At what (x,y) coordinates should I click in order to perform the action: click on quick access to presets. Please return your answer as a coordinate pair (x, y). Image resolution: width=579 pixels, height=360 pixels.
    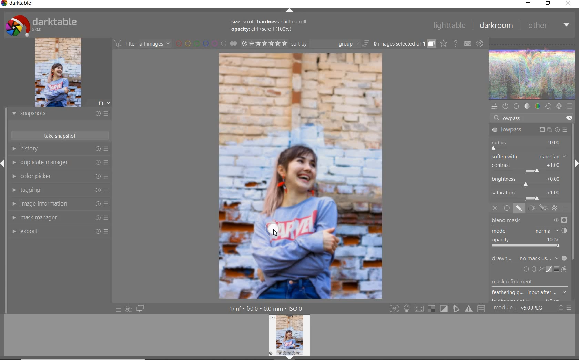
    Looking at the image, I should click on (119, 308).